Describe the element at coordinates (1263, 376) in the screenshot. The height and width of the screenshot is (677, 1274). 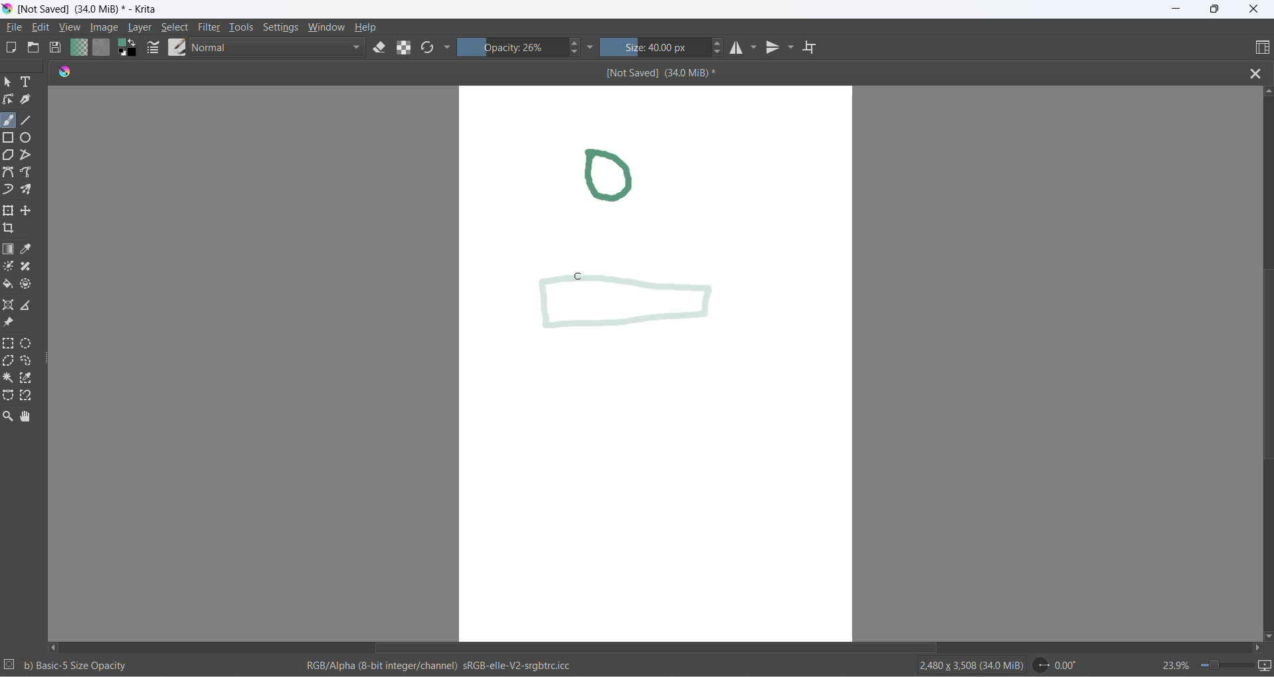
I see `vertical scroll bar` at that location.